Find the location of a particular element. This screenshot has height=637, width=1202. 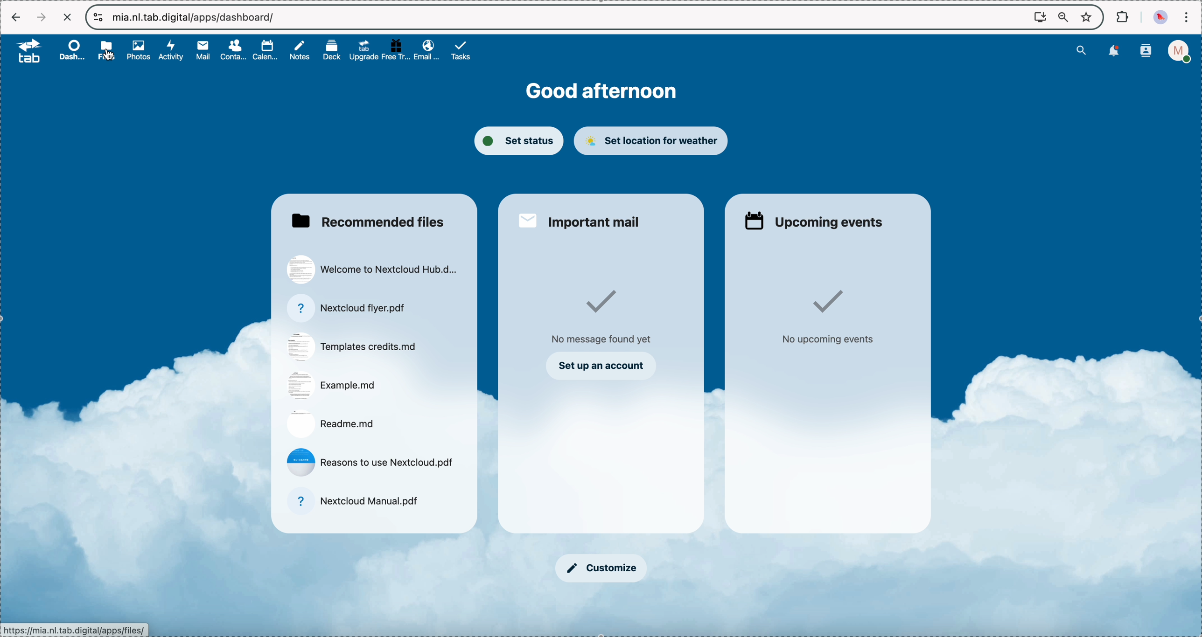

cancel is located at coordinates (67, 18).